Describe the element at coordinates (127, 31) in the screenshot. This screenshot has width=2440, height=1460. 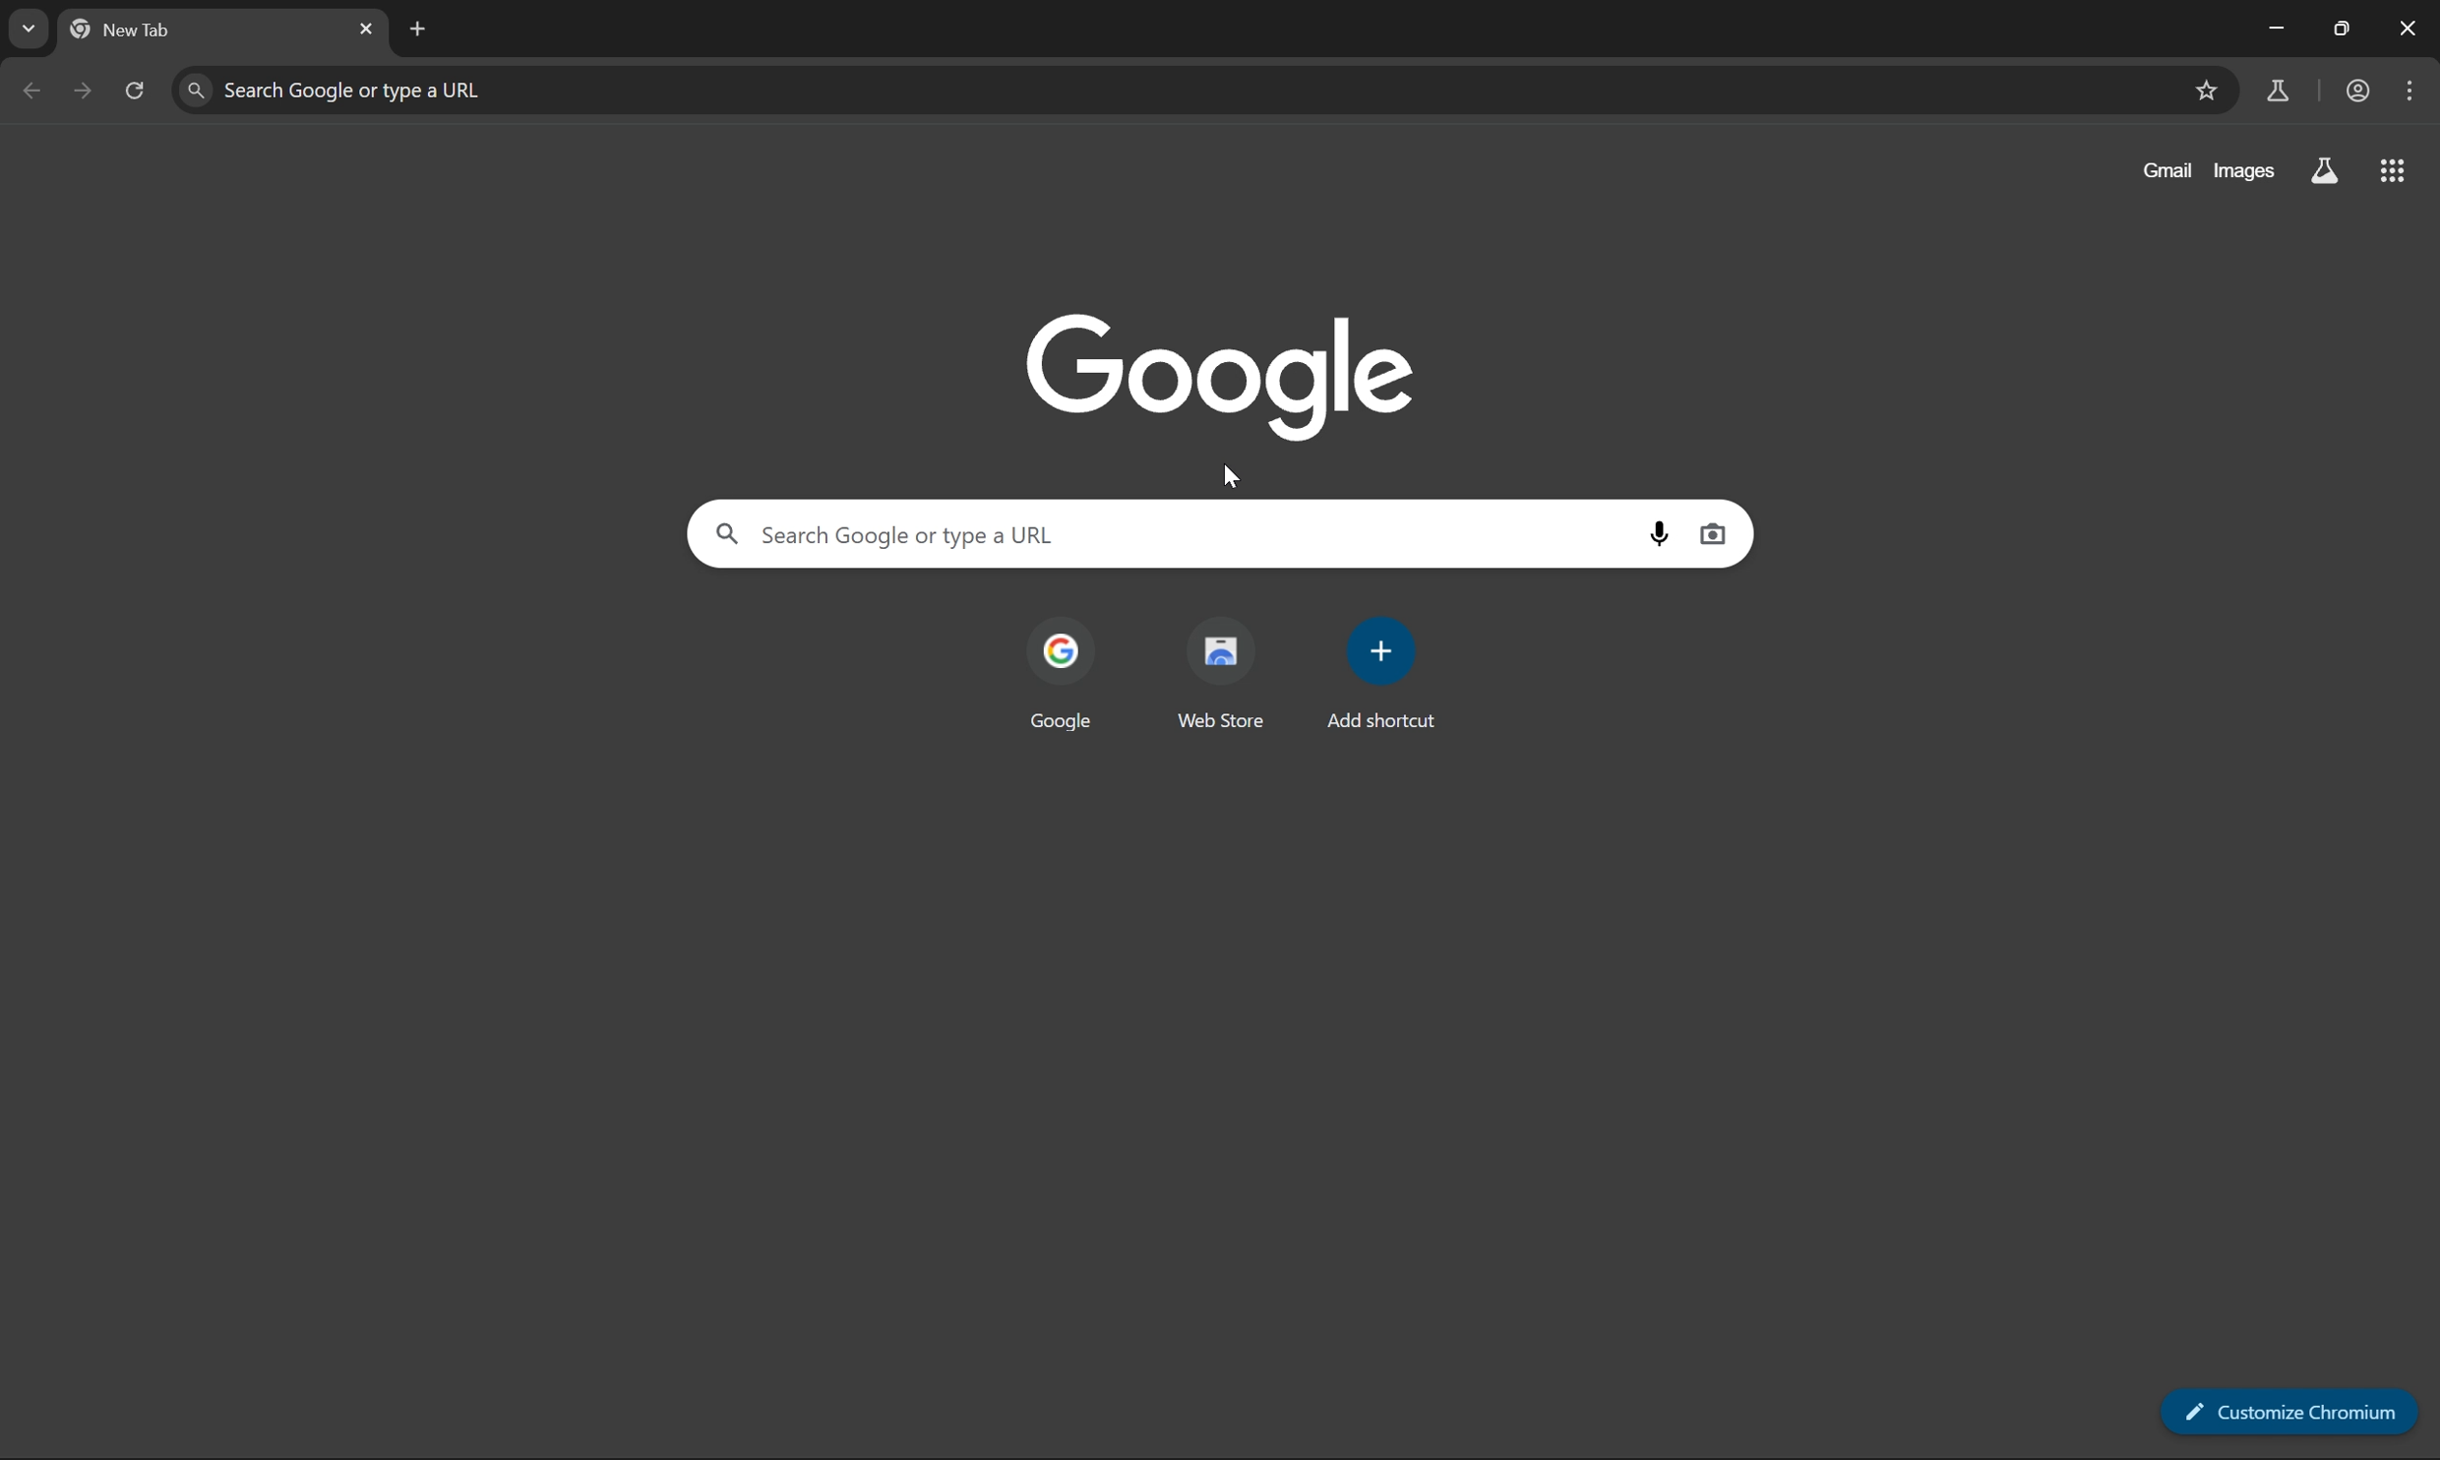
I see `new tab` at that location.